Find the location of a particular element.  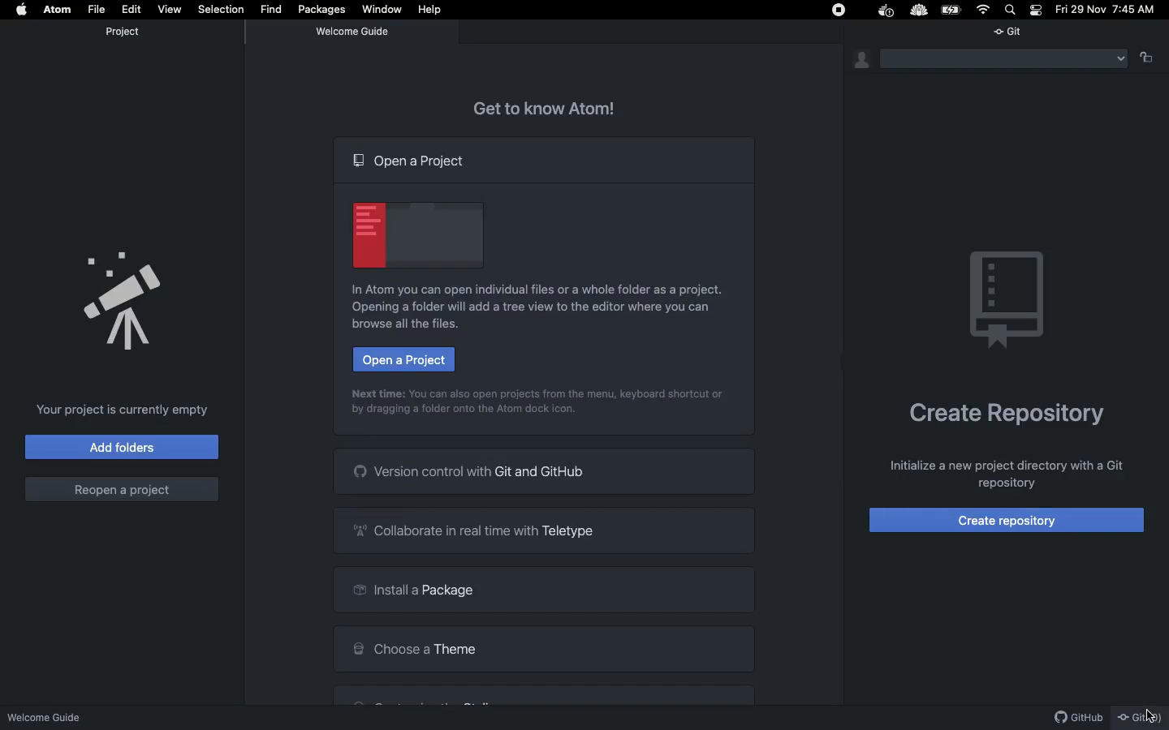

View is located at coordinates (167, 8).